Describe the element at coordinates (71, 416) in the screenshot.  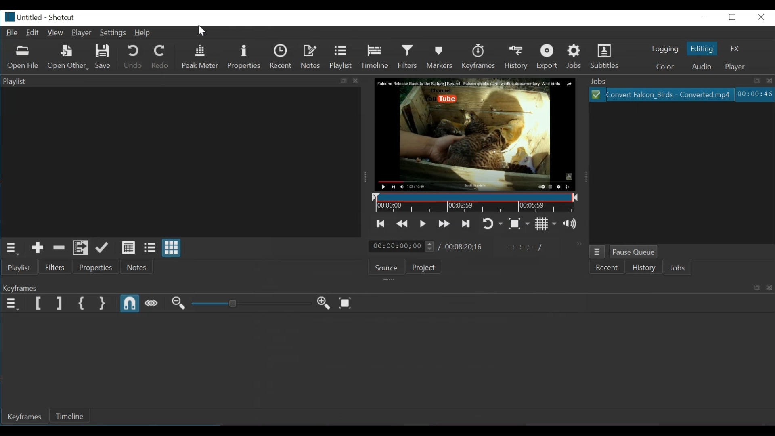
I see `Timeline` at that location.